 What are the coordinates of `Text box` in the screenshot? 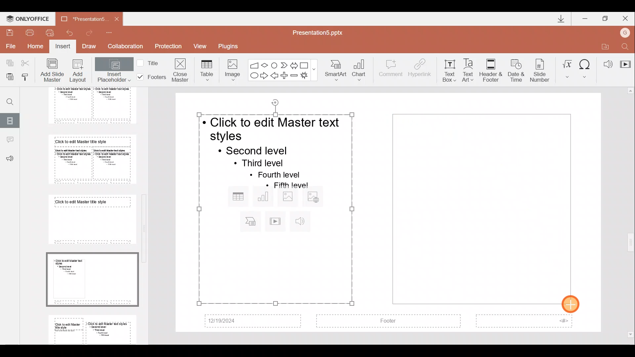 It's located at (449, 69).